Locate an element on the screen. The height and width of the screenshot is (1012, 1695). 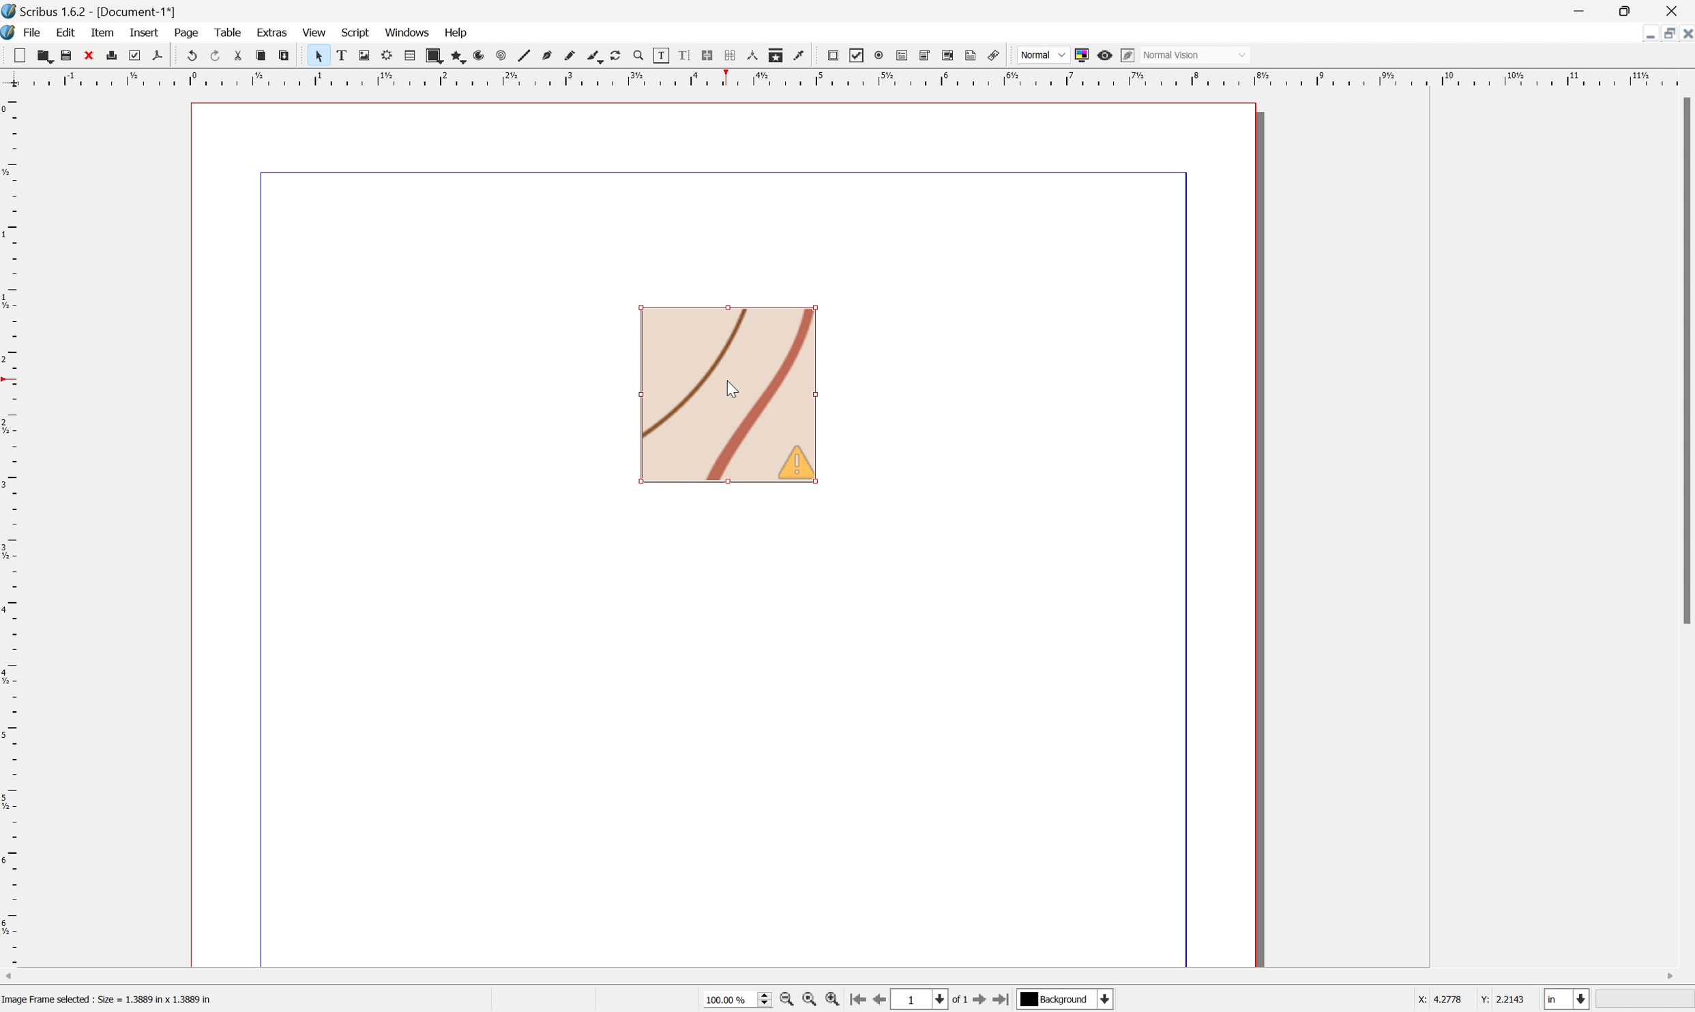
Edit in preview mode is located at coordinates (1128, 55).